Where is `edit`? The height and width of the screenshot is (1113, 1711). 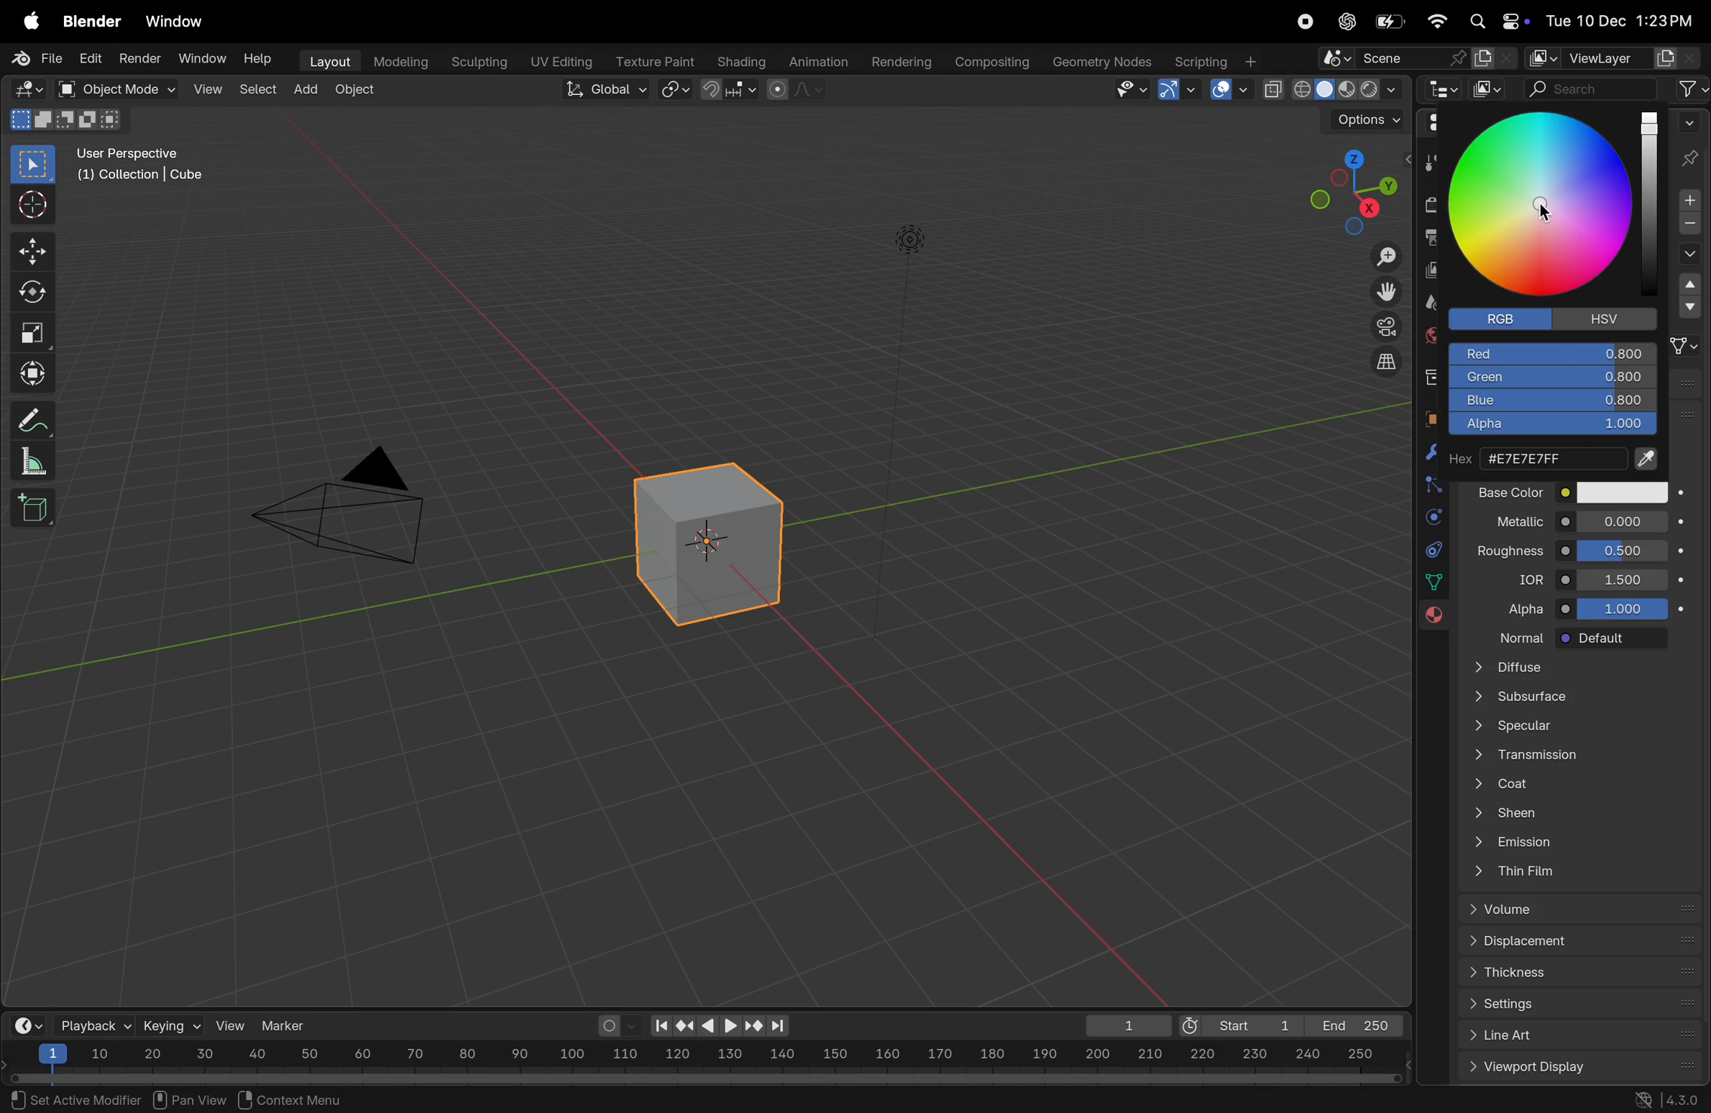
edit is located at coordinates (86, 60).